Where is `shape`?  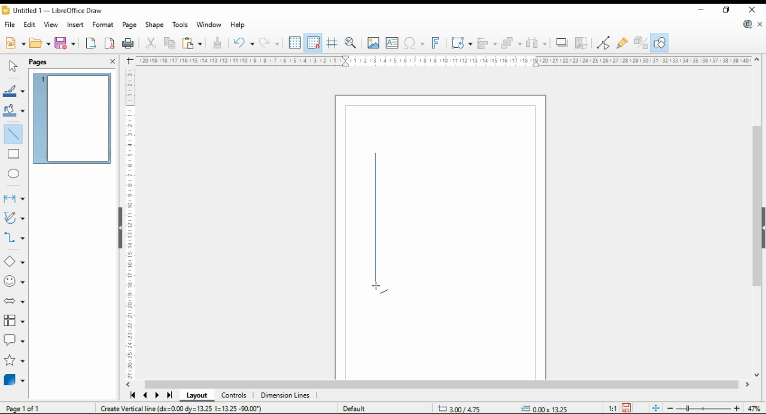
shape is located at coordinates (154, 25).